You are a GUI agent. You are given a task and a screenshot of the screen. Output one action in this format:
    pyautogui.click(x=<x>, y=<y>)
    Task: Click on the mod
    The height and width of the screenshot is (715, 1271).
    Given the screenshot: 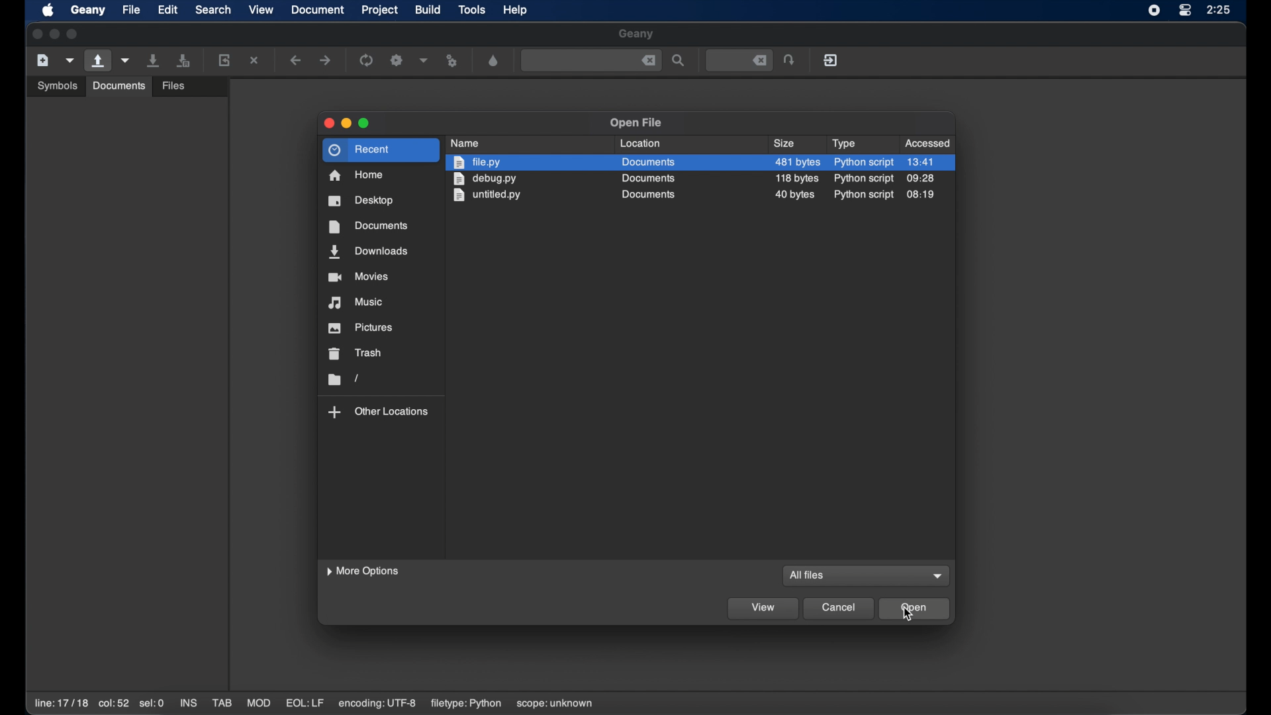 What is the action you would take?
    pyautogui.click(x=259, y=703)
    